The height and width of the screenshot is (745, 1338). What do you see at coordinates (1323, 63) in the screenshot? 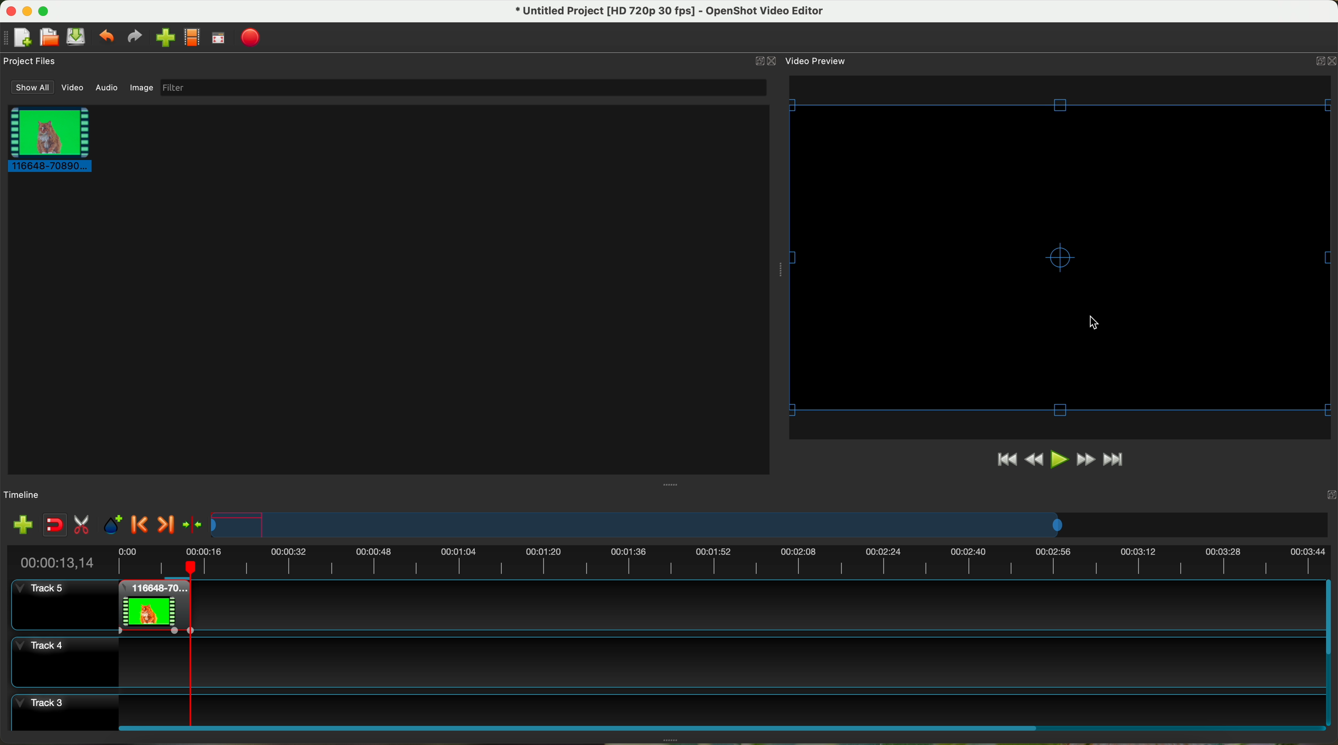
I see `close` at bounding box center [1323, 63].